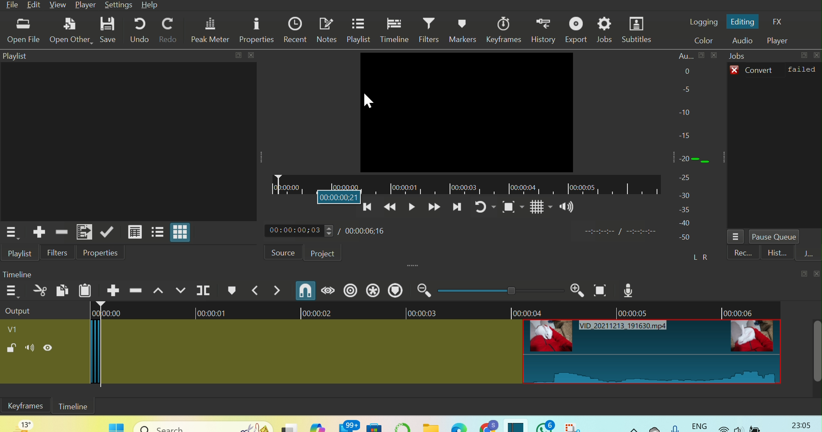 The image size is (822, 432). What do you see at coordinates (361, 30) in the screenshot?
I see `Playlist` at bounding box center [361, 30].